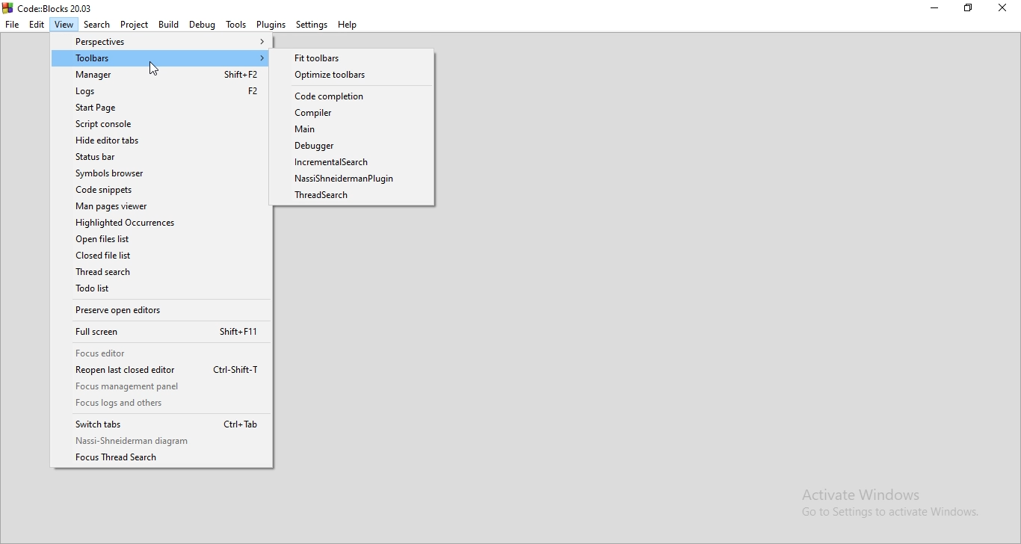  I want to click on Focus Thread Search, so click(163, 459).